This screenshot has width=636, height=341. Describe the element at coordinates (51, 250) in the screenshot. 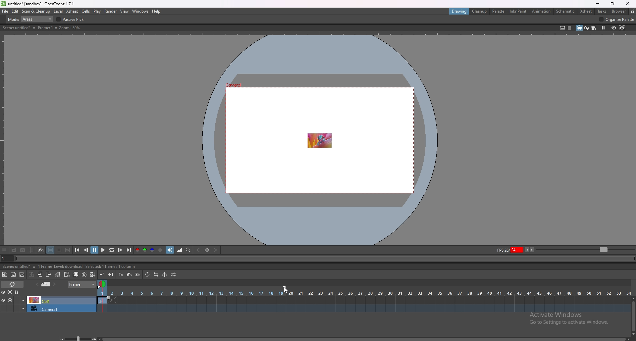

I see `black background` at that location.